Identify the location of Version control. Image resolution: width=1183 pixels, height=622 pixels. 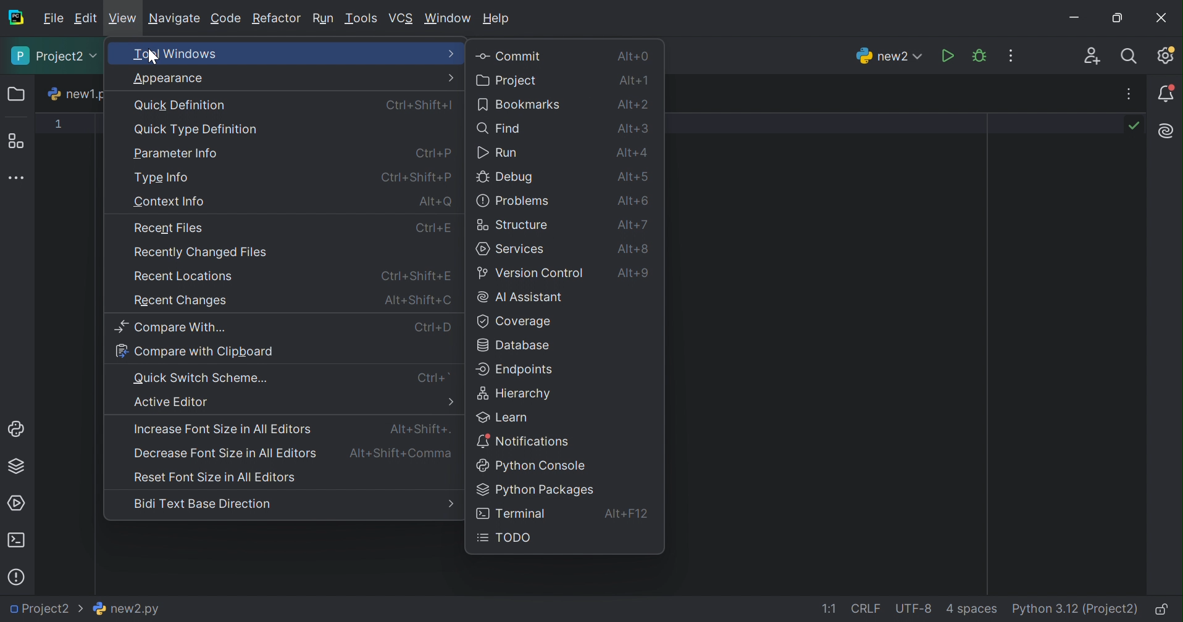
(532, 273).